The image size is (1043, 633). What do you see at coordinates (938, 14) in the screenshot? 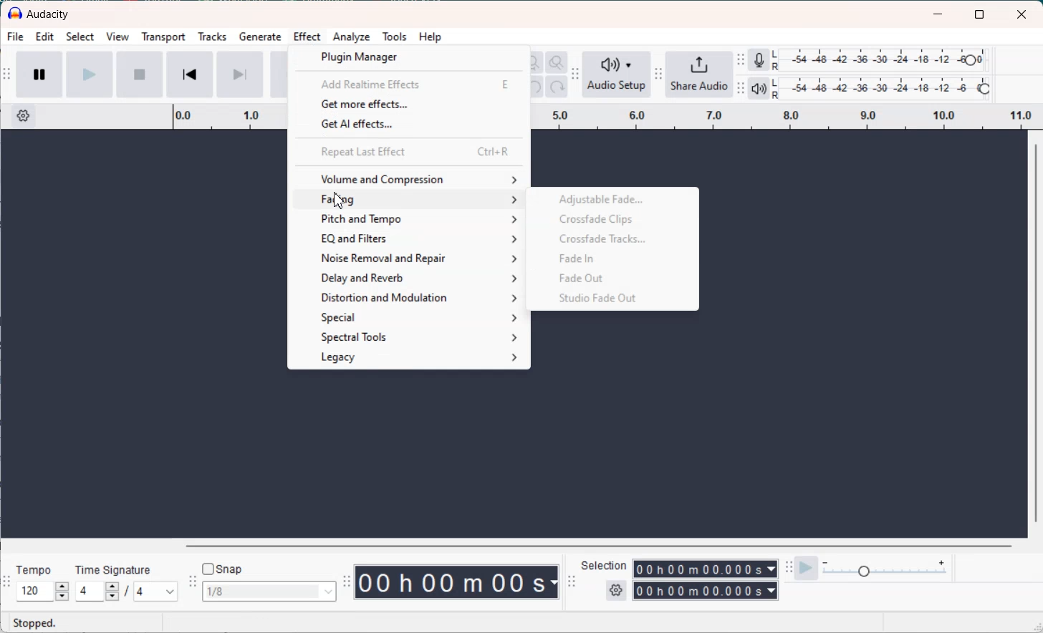
I see `Minimize` at bounding box center [938, 14].